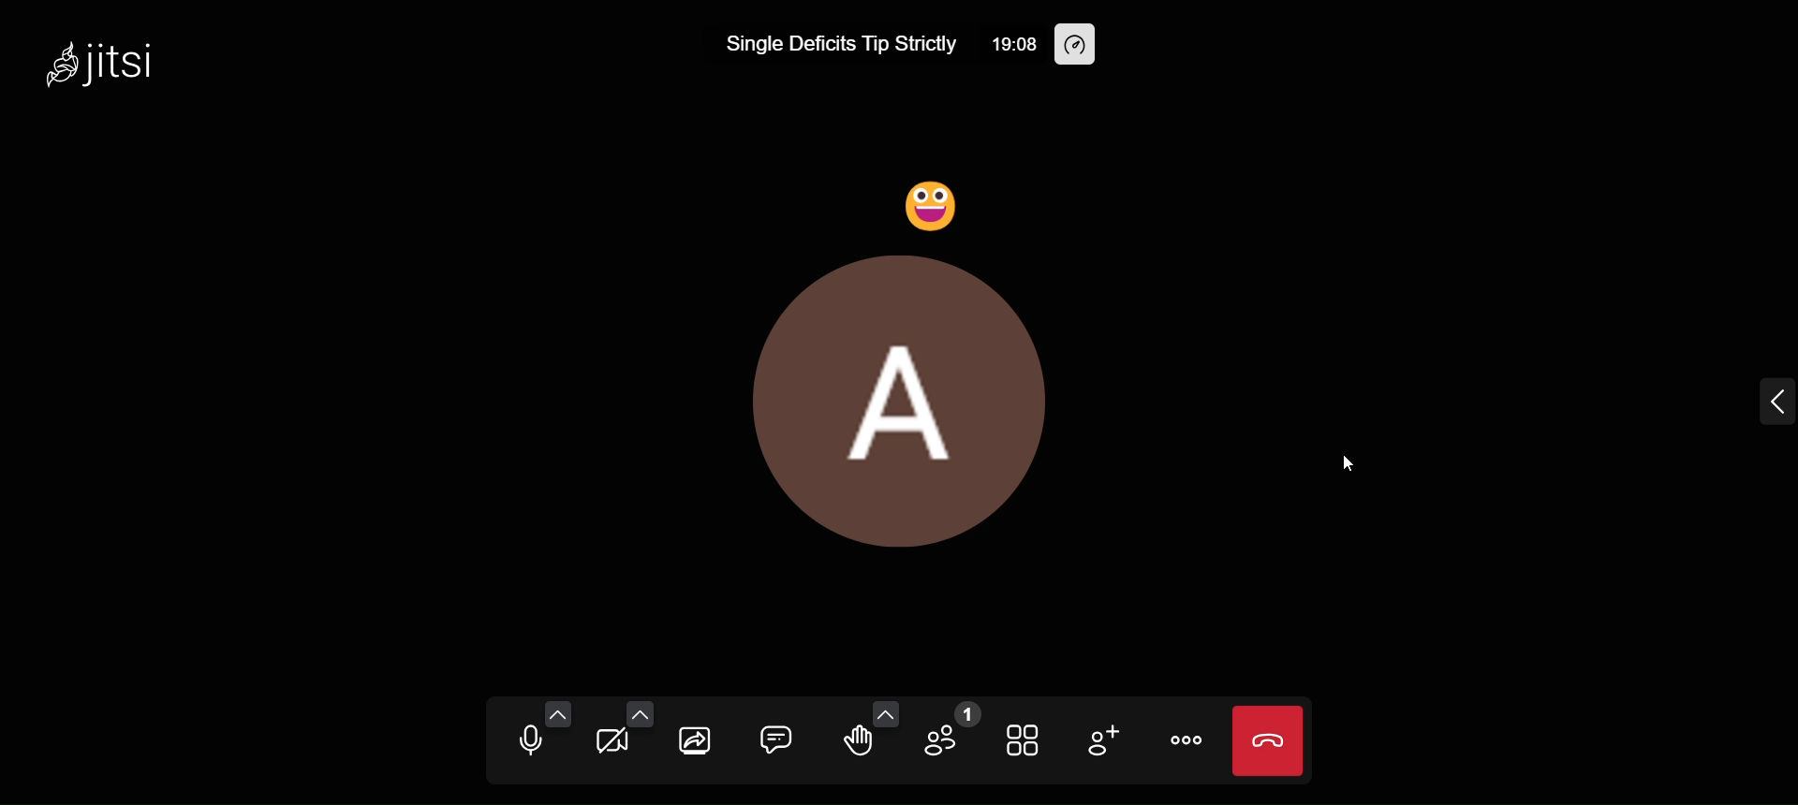 The width and height of the screenshot is (1798, 805). What do you see at coordinates (1758, 409) in the screenshot?
I see `expand` at bounding box center [1758, 409].